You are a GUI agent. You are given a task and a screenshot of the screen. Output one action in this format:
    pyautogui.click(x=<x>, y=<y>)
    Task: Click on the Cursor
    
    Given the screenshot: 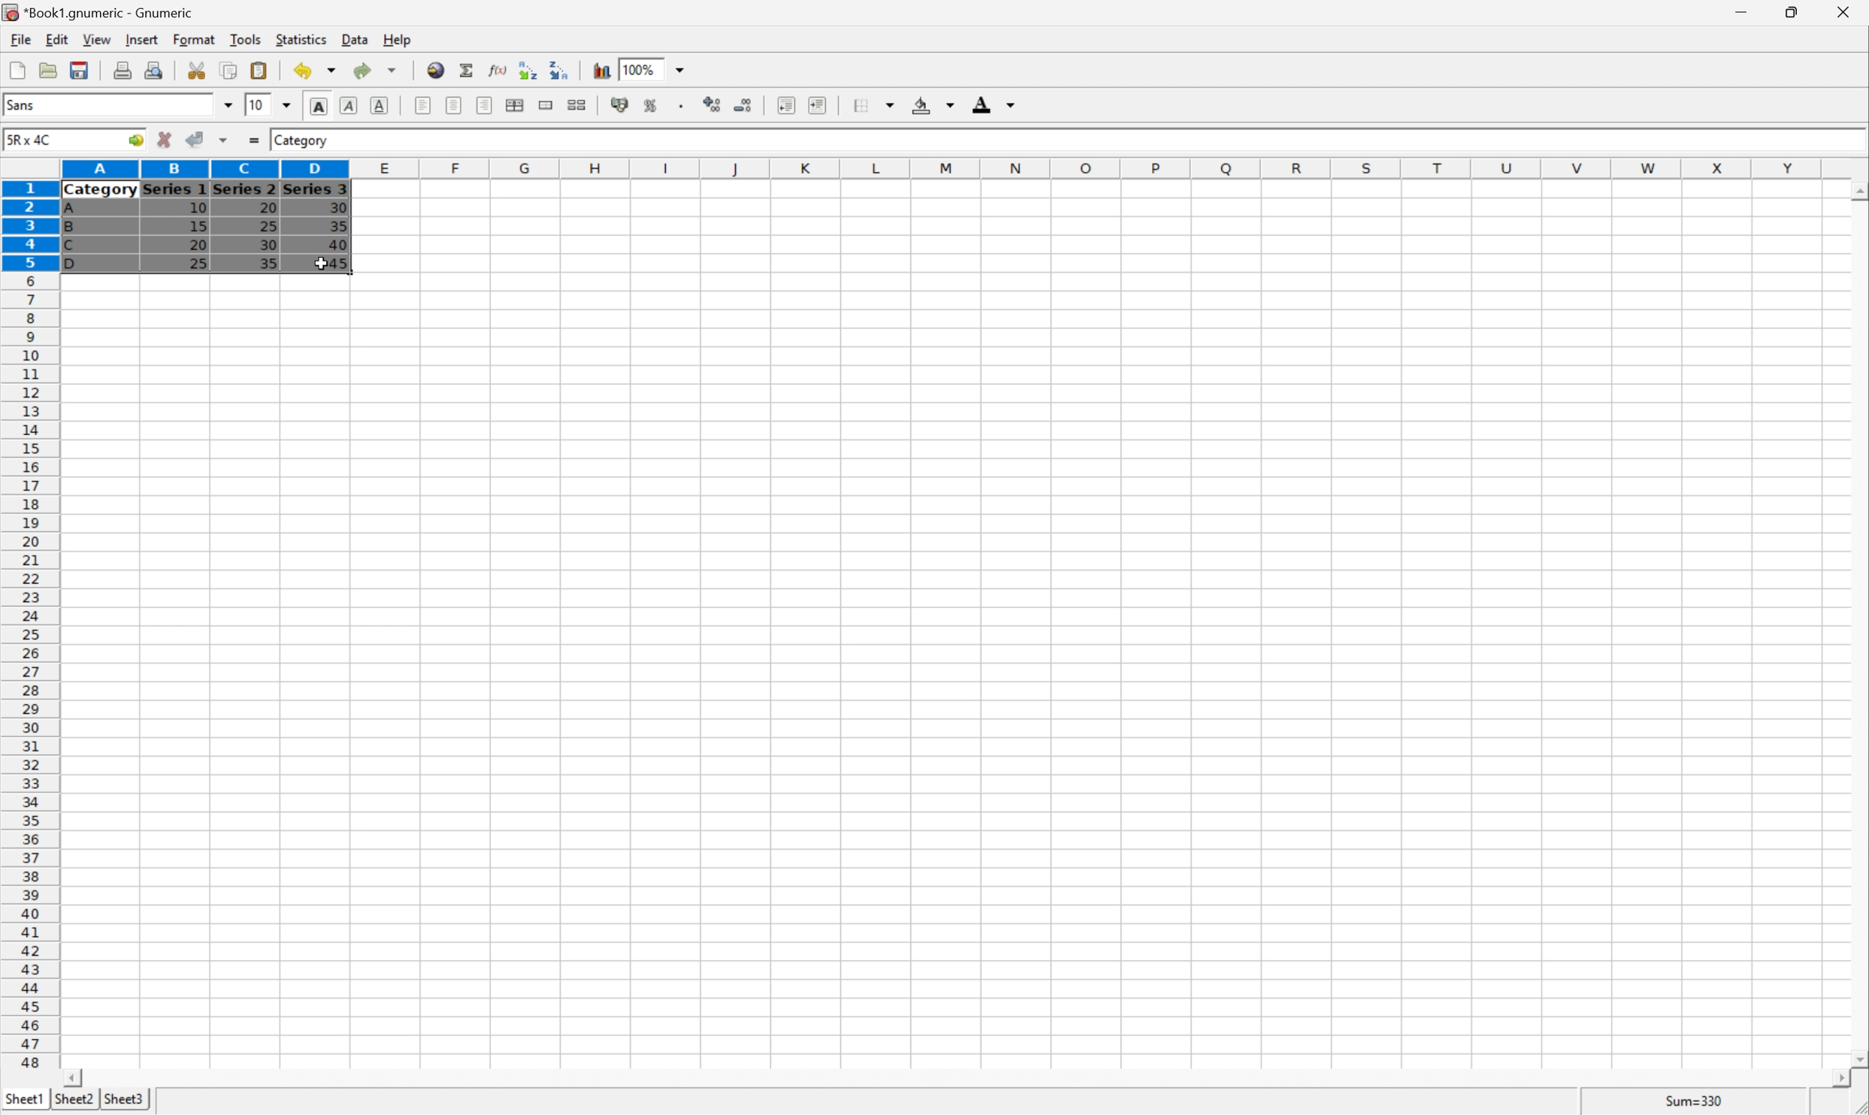 What is the action you would take?
    pyautogui.click(x=322, y=264)
    